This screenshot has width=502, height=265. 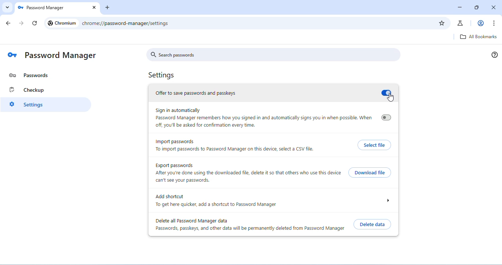 I want to click on add shortcut, so click(x=171, y=196).